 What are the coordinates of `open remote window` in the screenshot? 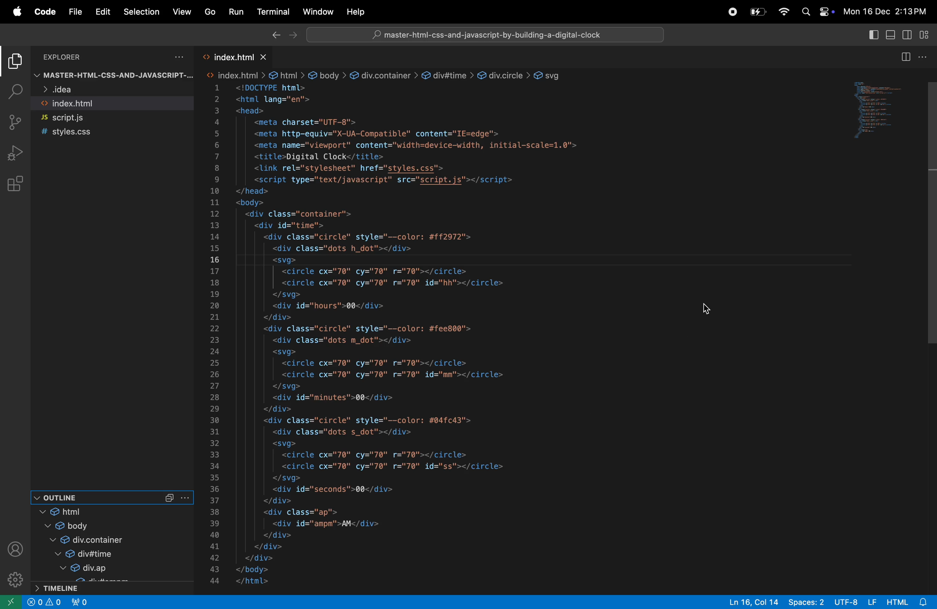 It's located at (12, 602).